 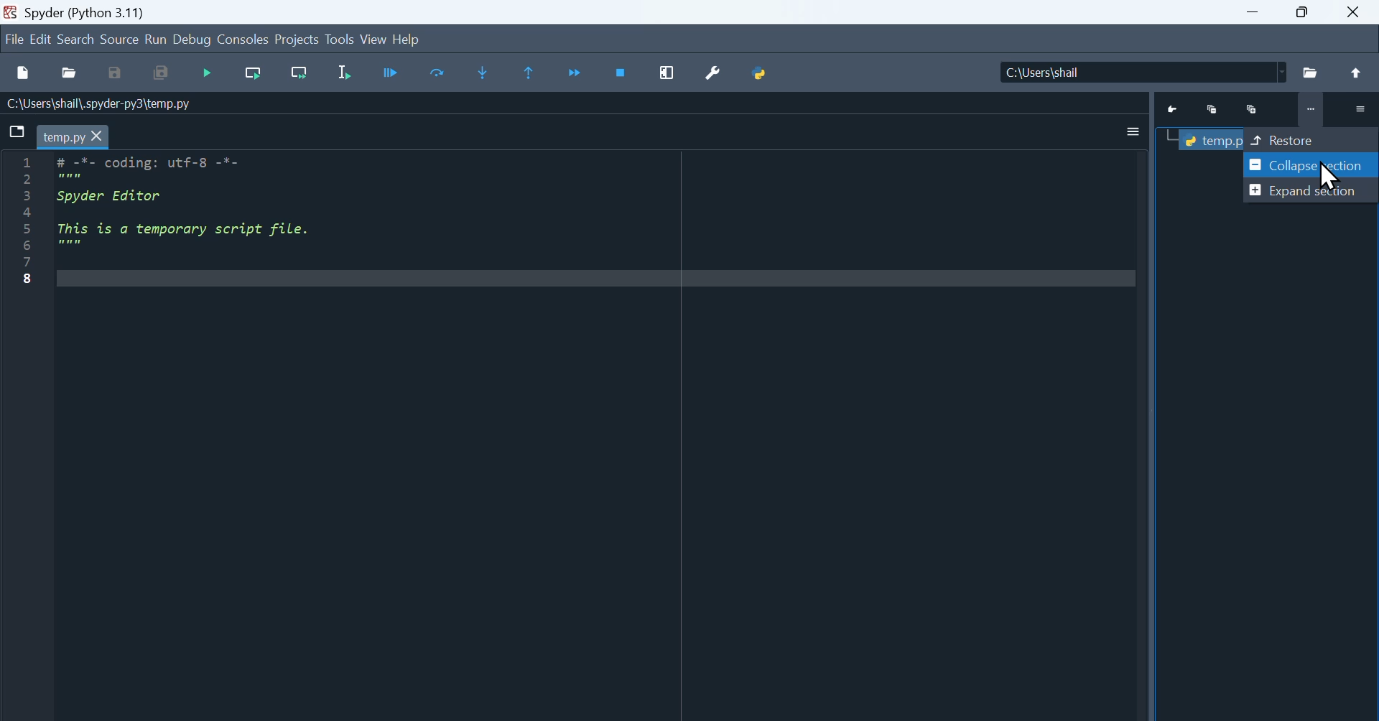 I want to click on cursor, so click(x=99, y=136).